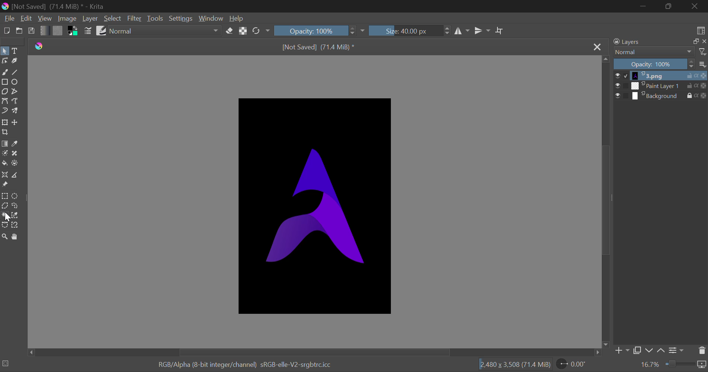  What do you see at coordinates (596, 49) in the screenshot?
I see `Close` at bounding box center [596, 49].